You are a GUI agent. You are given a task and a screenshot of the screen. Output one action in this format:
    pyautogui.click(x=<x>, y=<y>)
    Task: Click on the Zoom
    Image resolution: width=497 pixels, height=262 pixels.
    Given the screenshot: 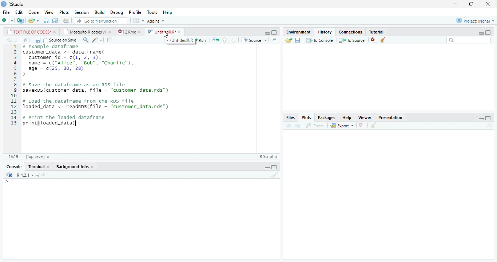 What is the action you would take?
    pyautogui.click(x=315, y=126)
    